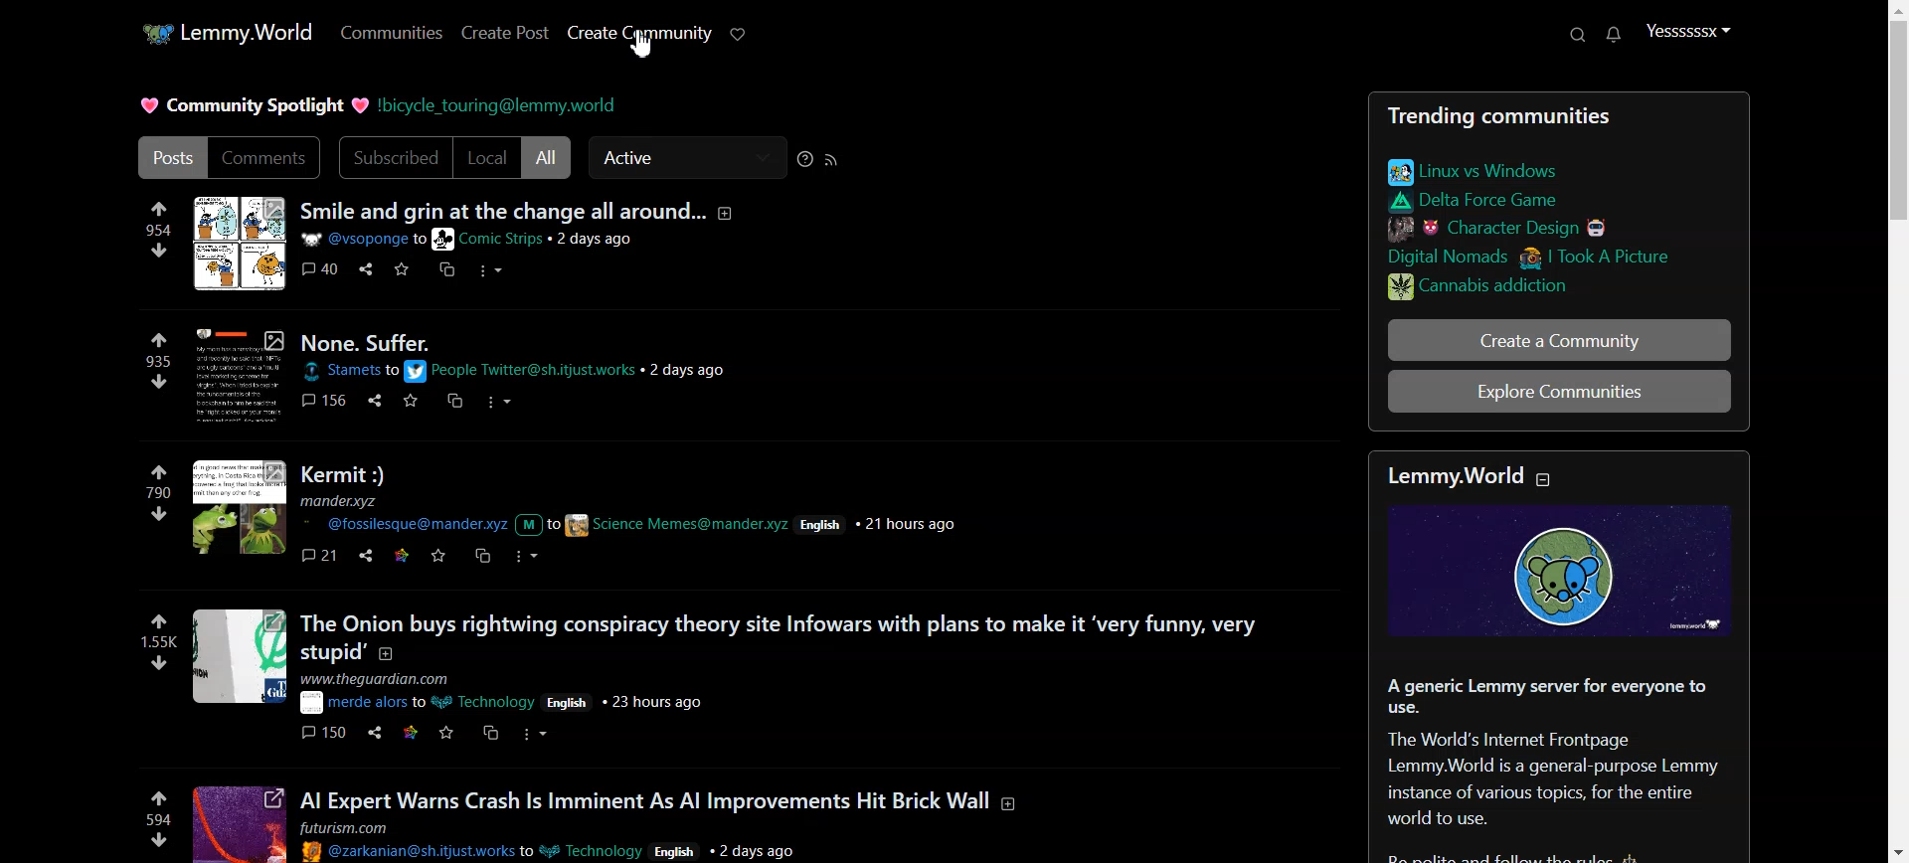  Describe the element at coordinates (159, 818) in the screenshot. I see `numbers` at that location.